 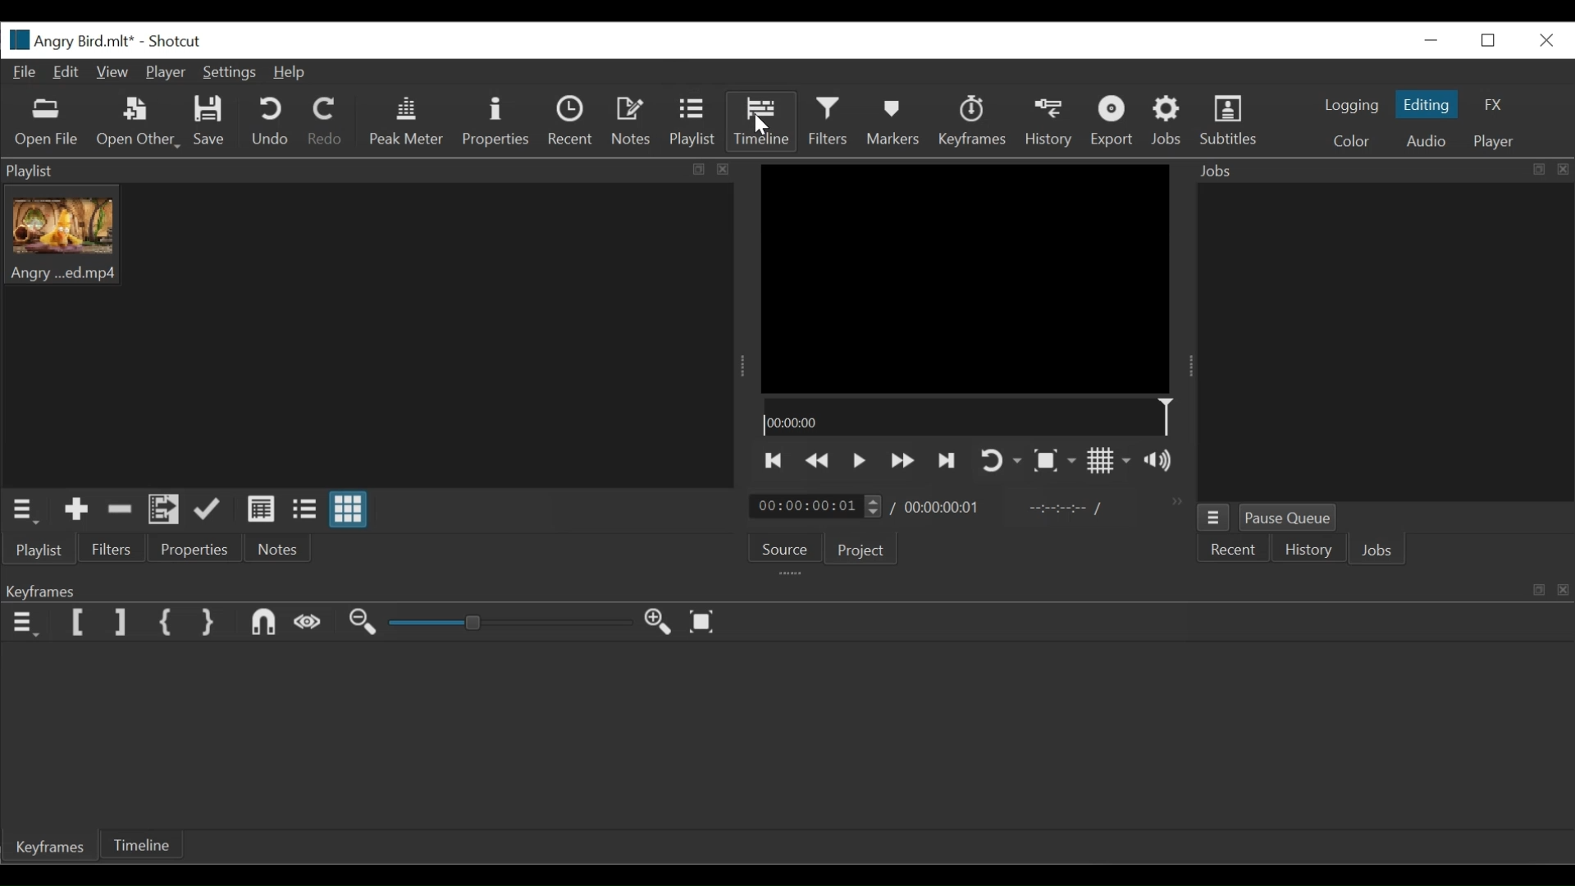 What do you see at coordinates (819, 460) in the screenshot?
I see `` at bounding box center [819, 460].